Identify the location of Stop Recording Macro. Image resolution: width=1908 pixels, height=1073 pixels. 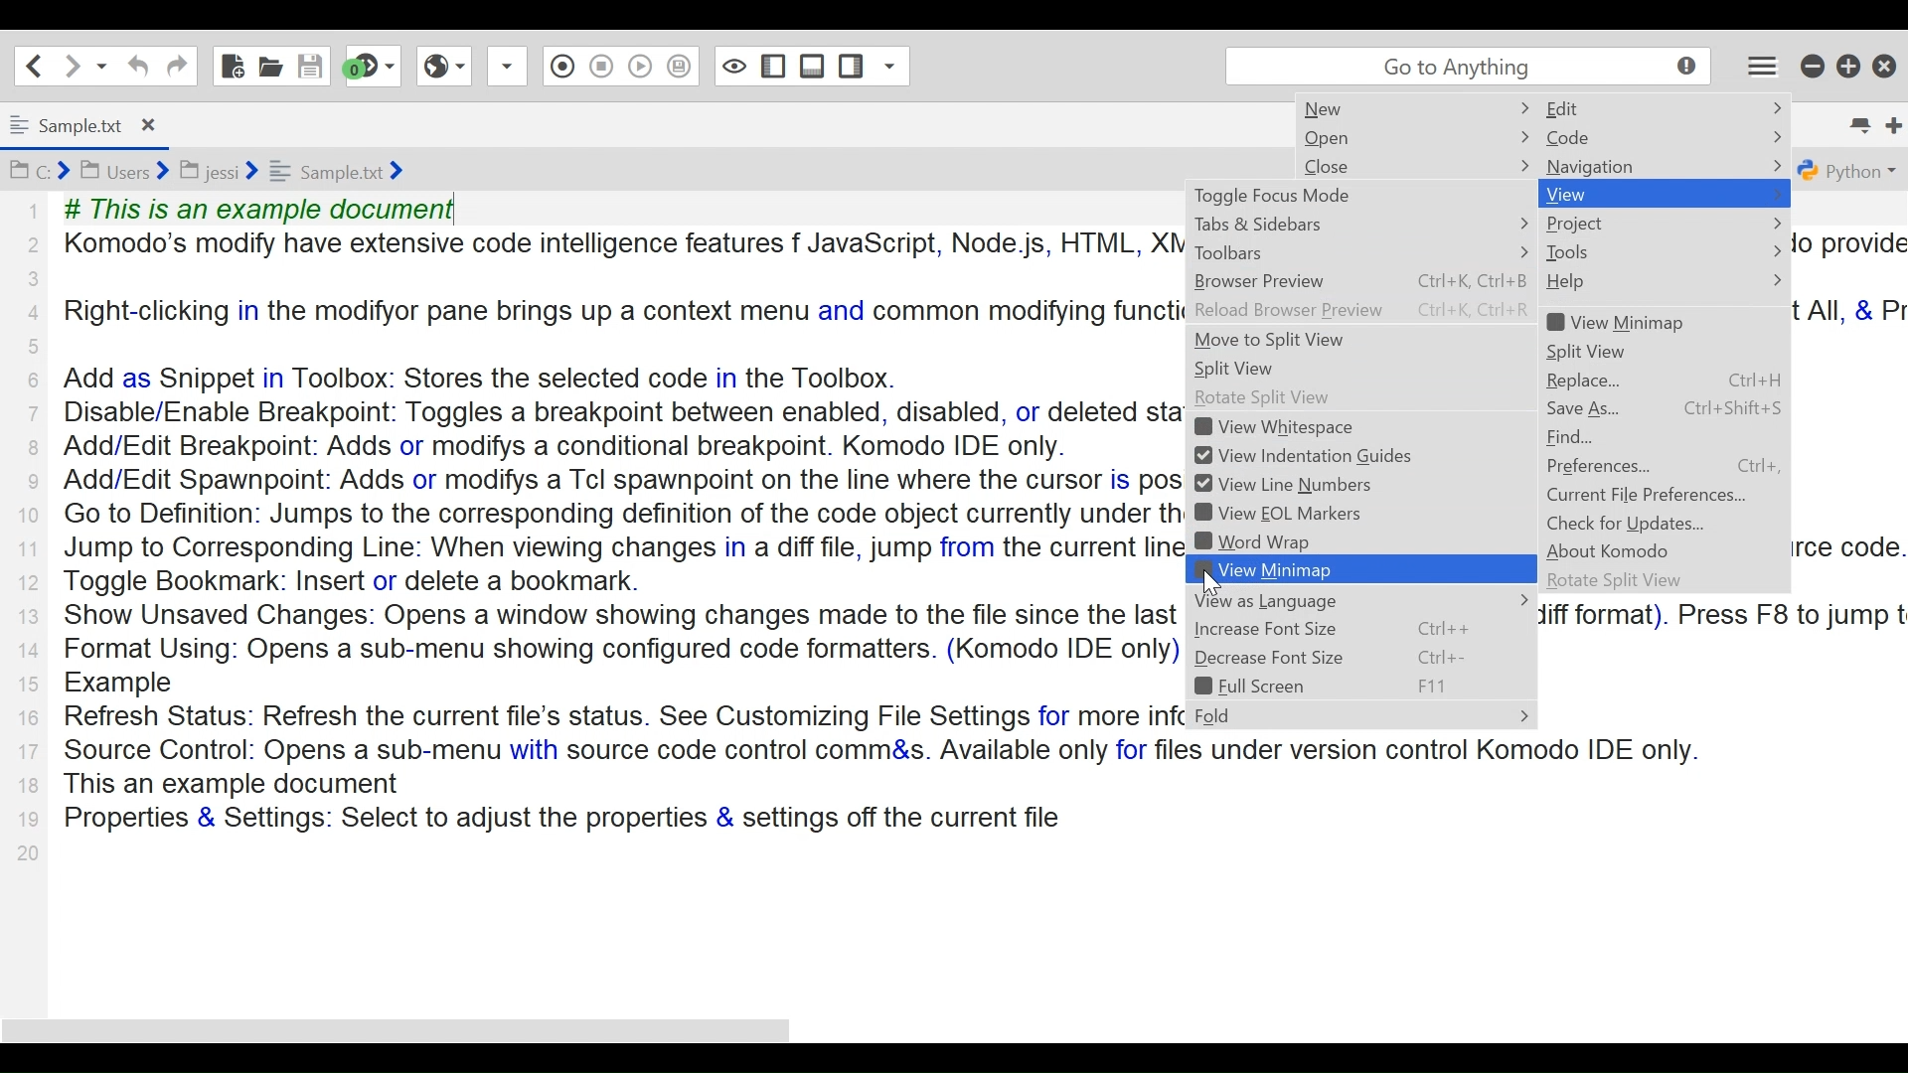
(561, 65).